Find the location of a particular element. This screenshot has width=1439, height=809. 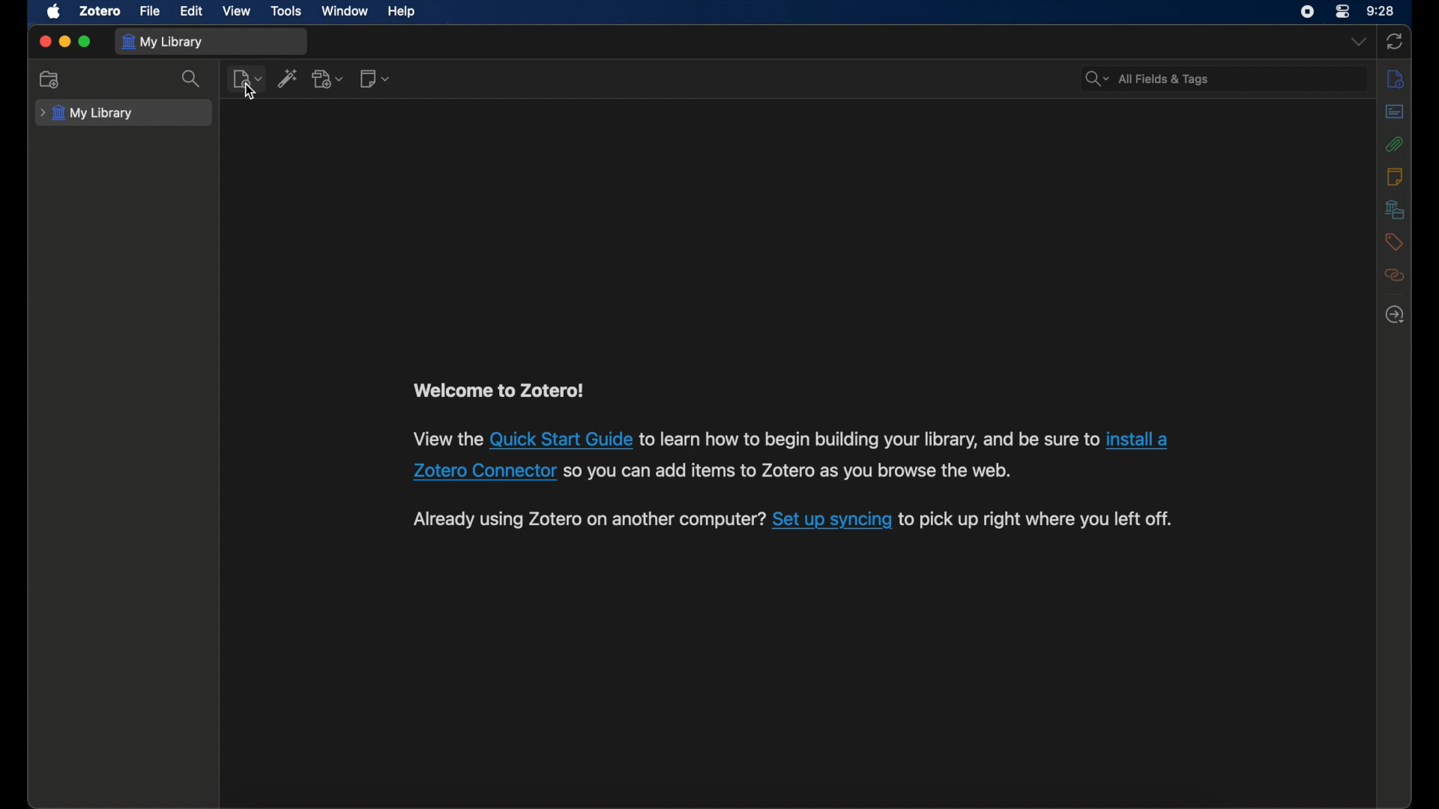

sync is located at coordinates (1395, 43).